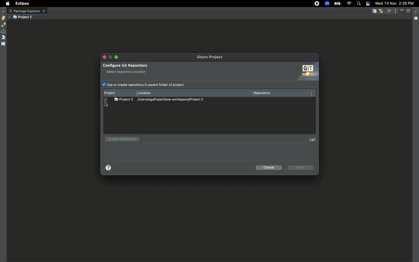  I want to click on Help, so click(109, 168).